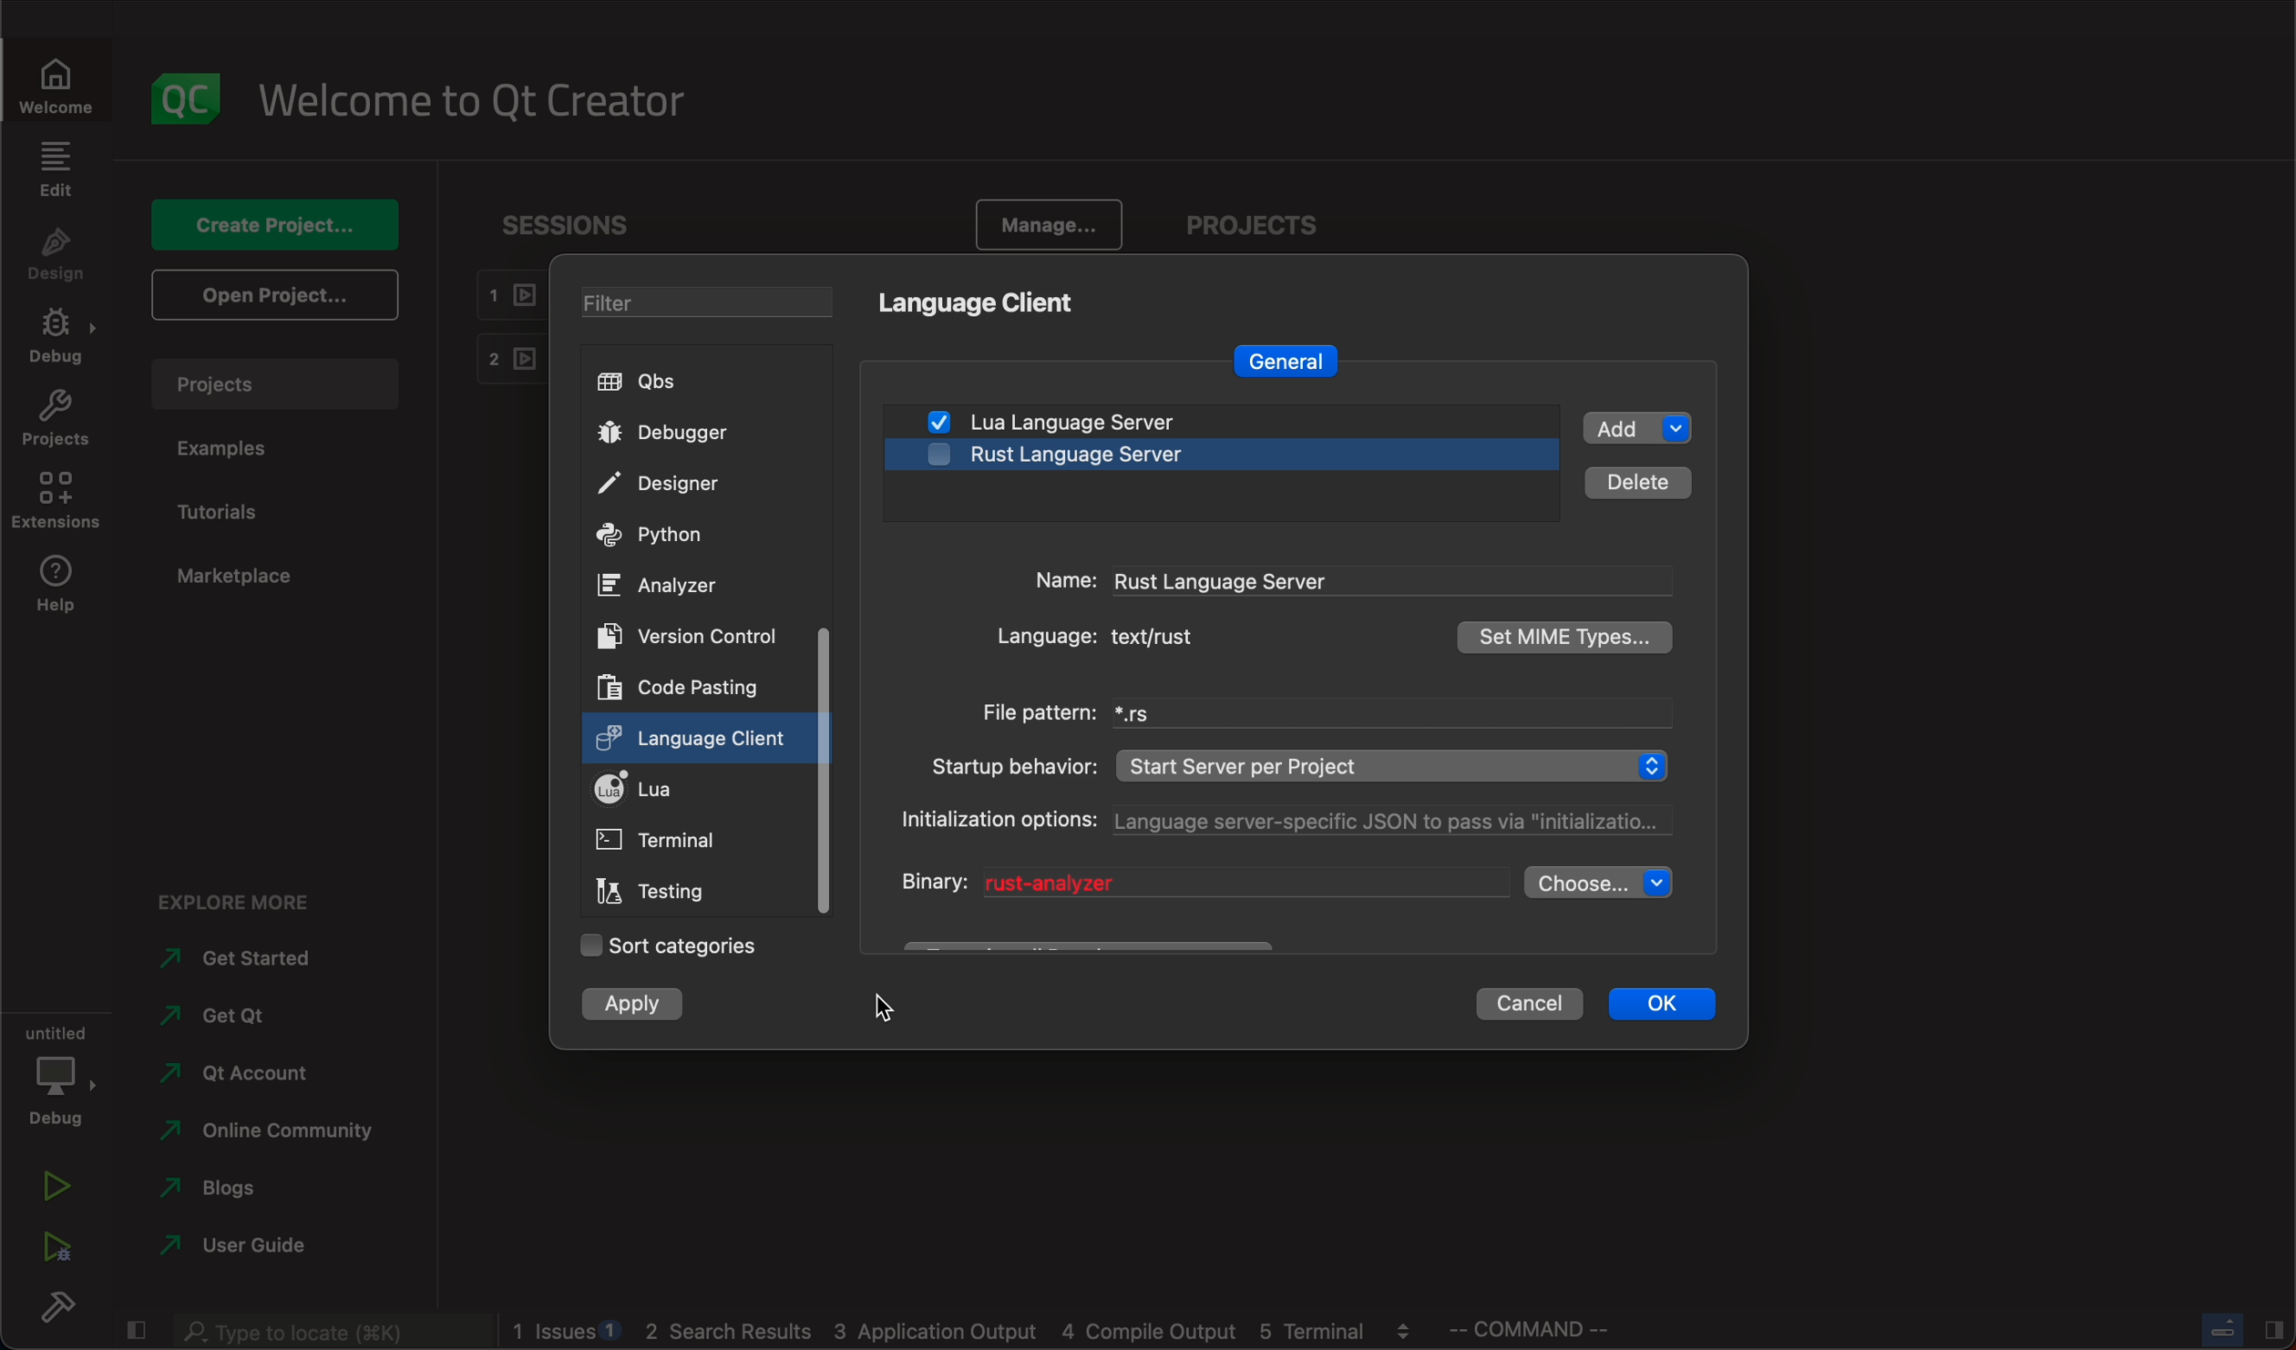 The image size is (2296, 1350). What do you see at coordinates (1569, 636) in the screenshot?
I see `types` at bounding box center [1569, 636].